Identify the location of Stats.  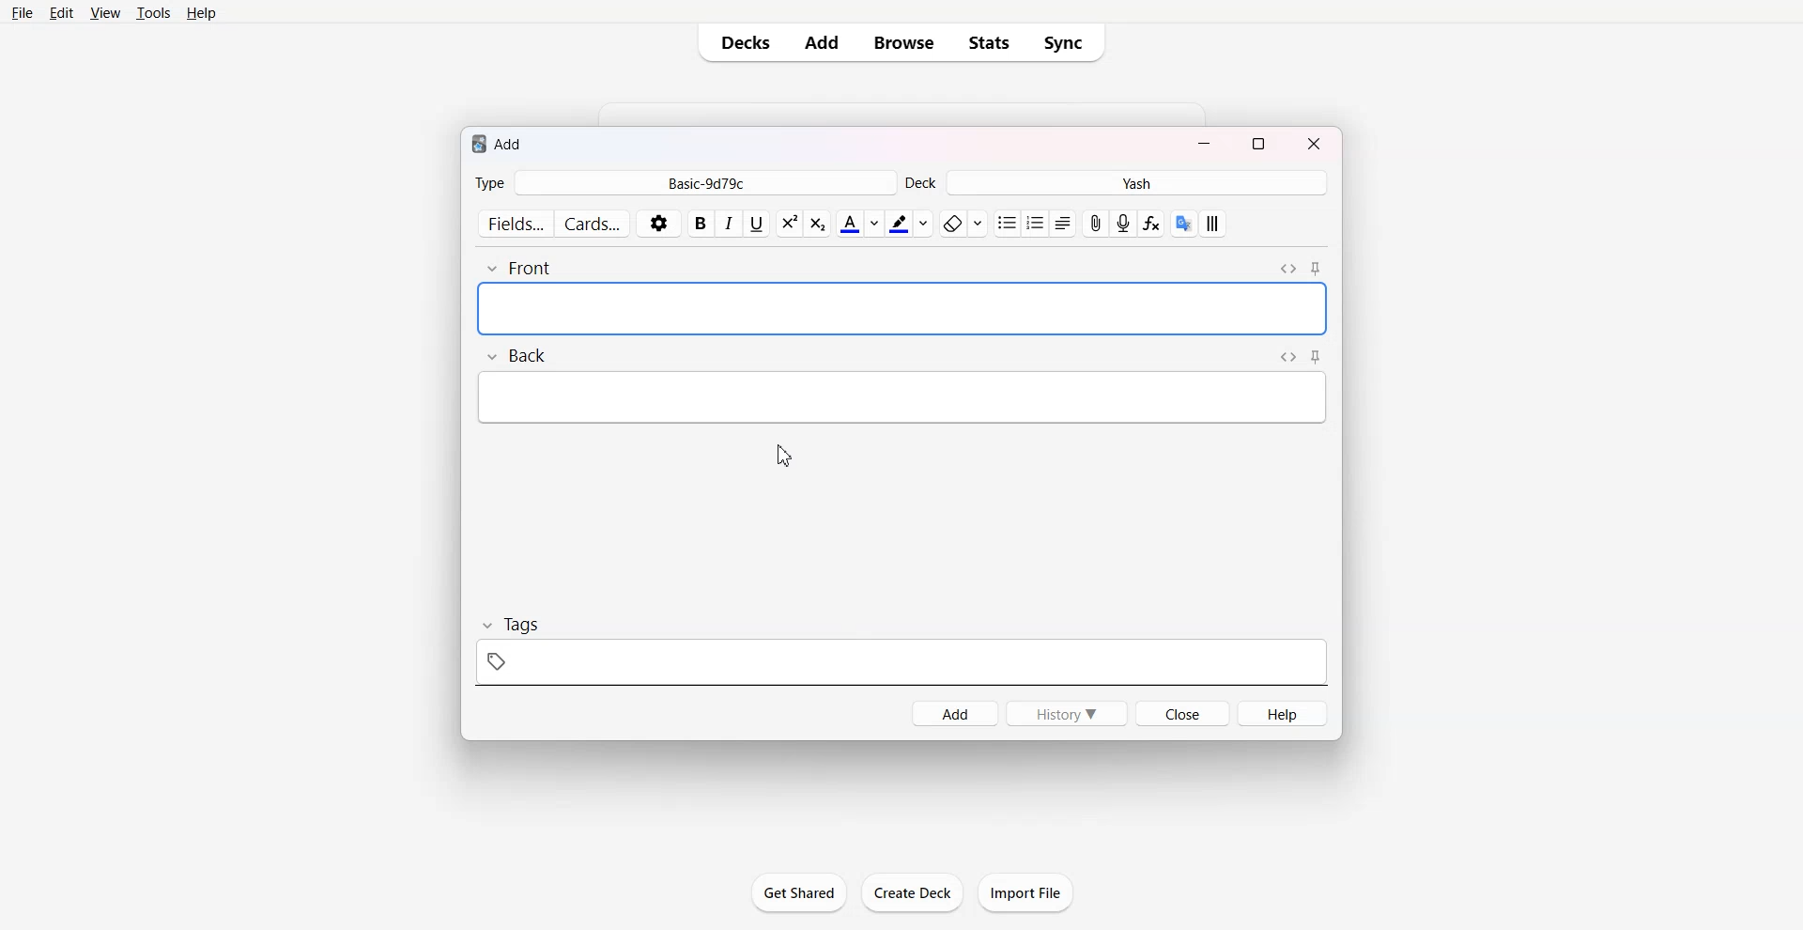
(990, 42).